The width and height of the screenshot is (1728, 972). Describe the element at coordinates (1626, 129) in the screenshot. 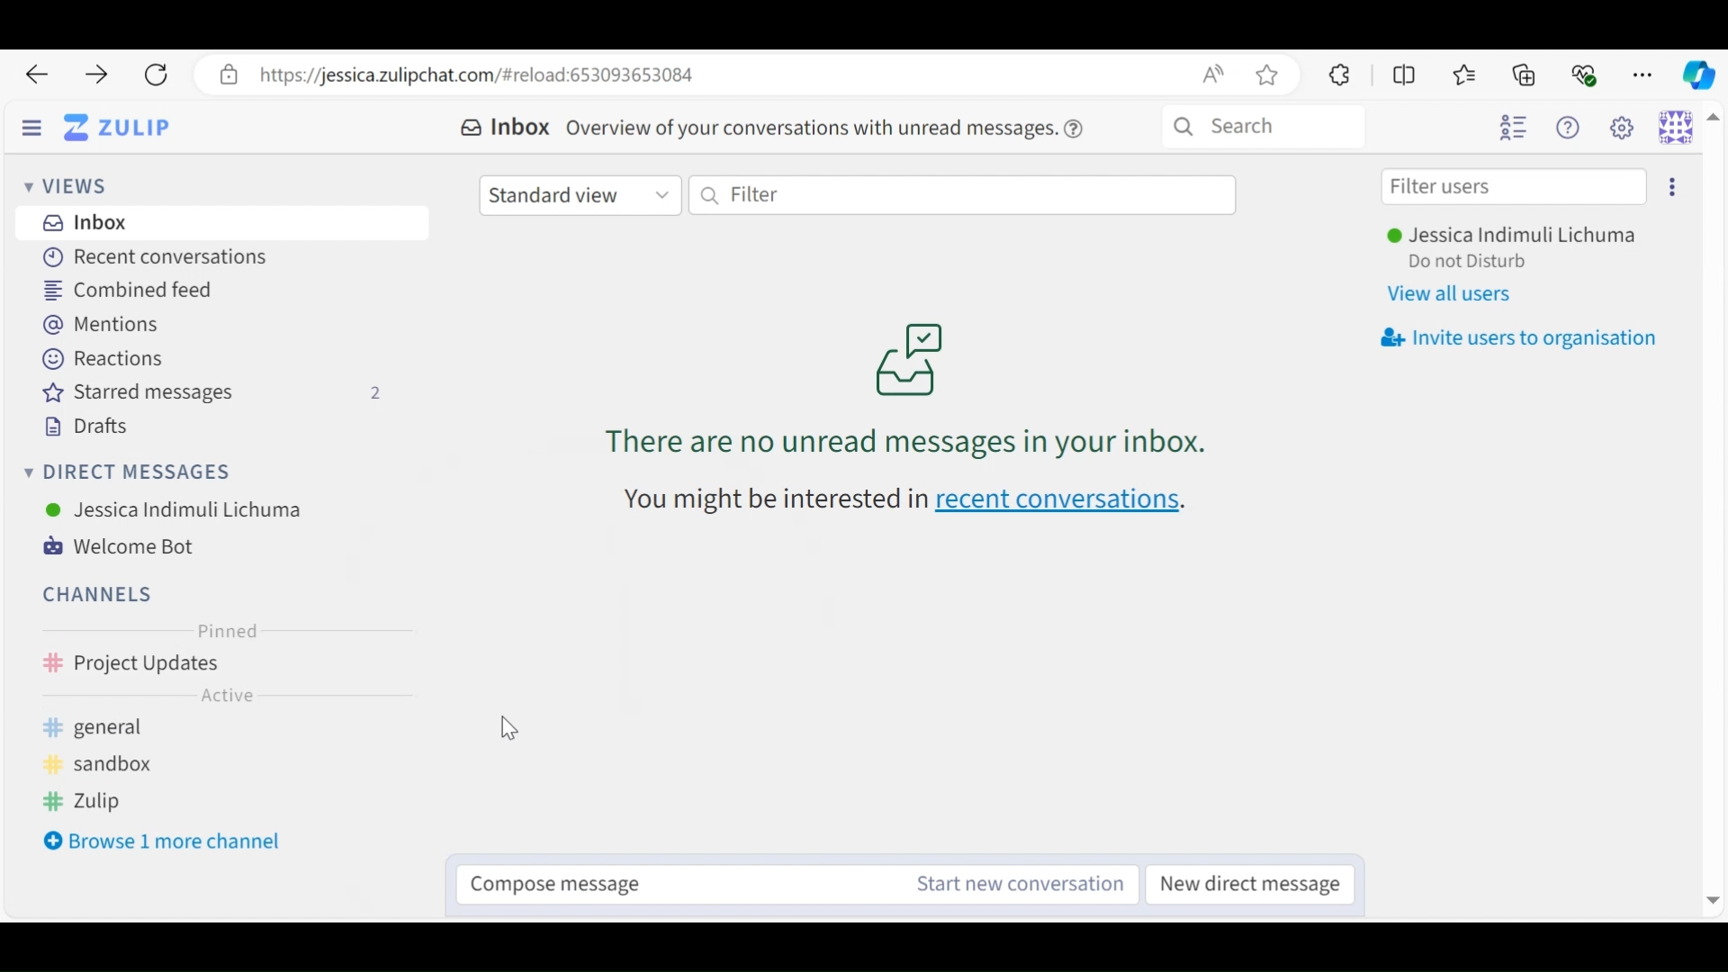

I see `Main menu` at that location.